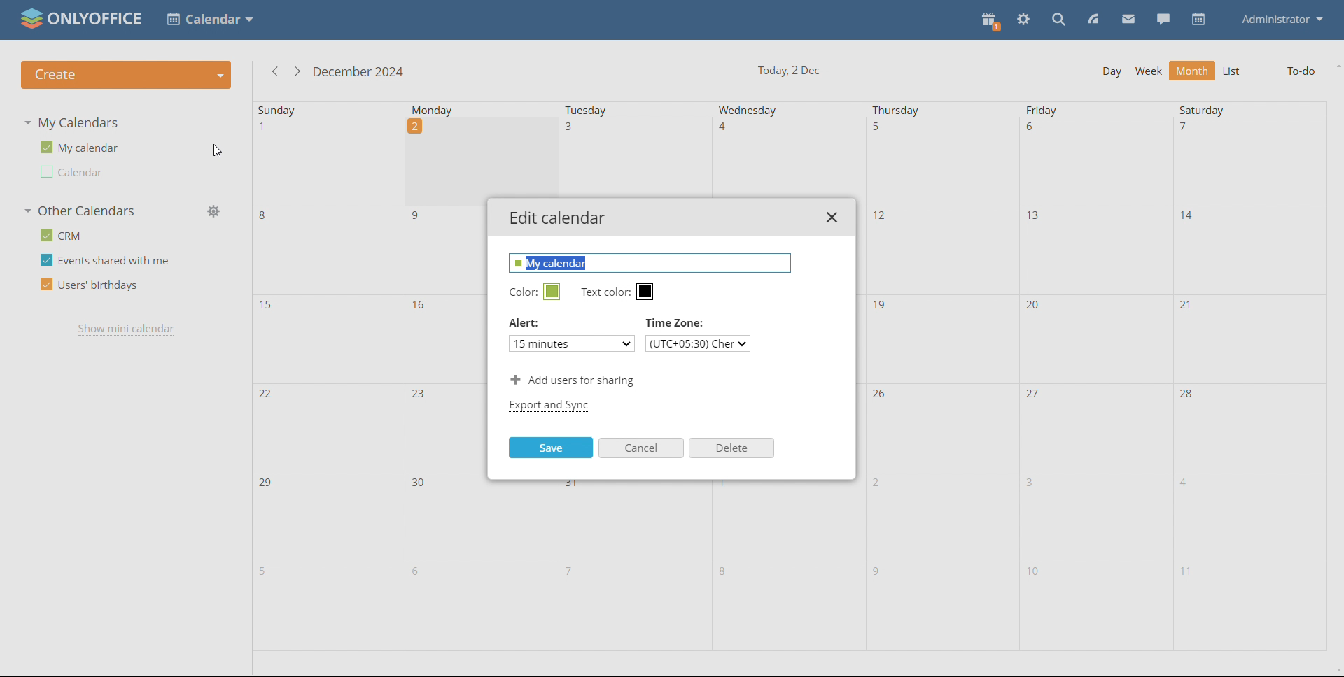  I want to click on wednesday, so click(783, 566).